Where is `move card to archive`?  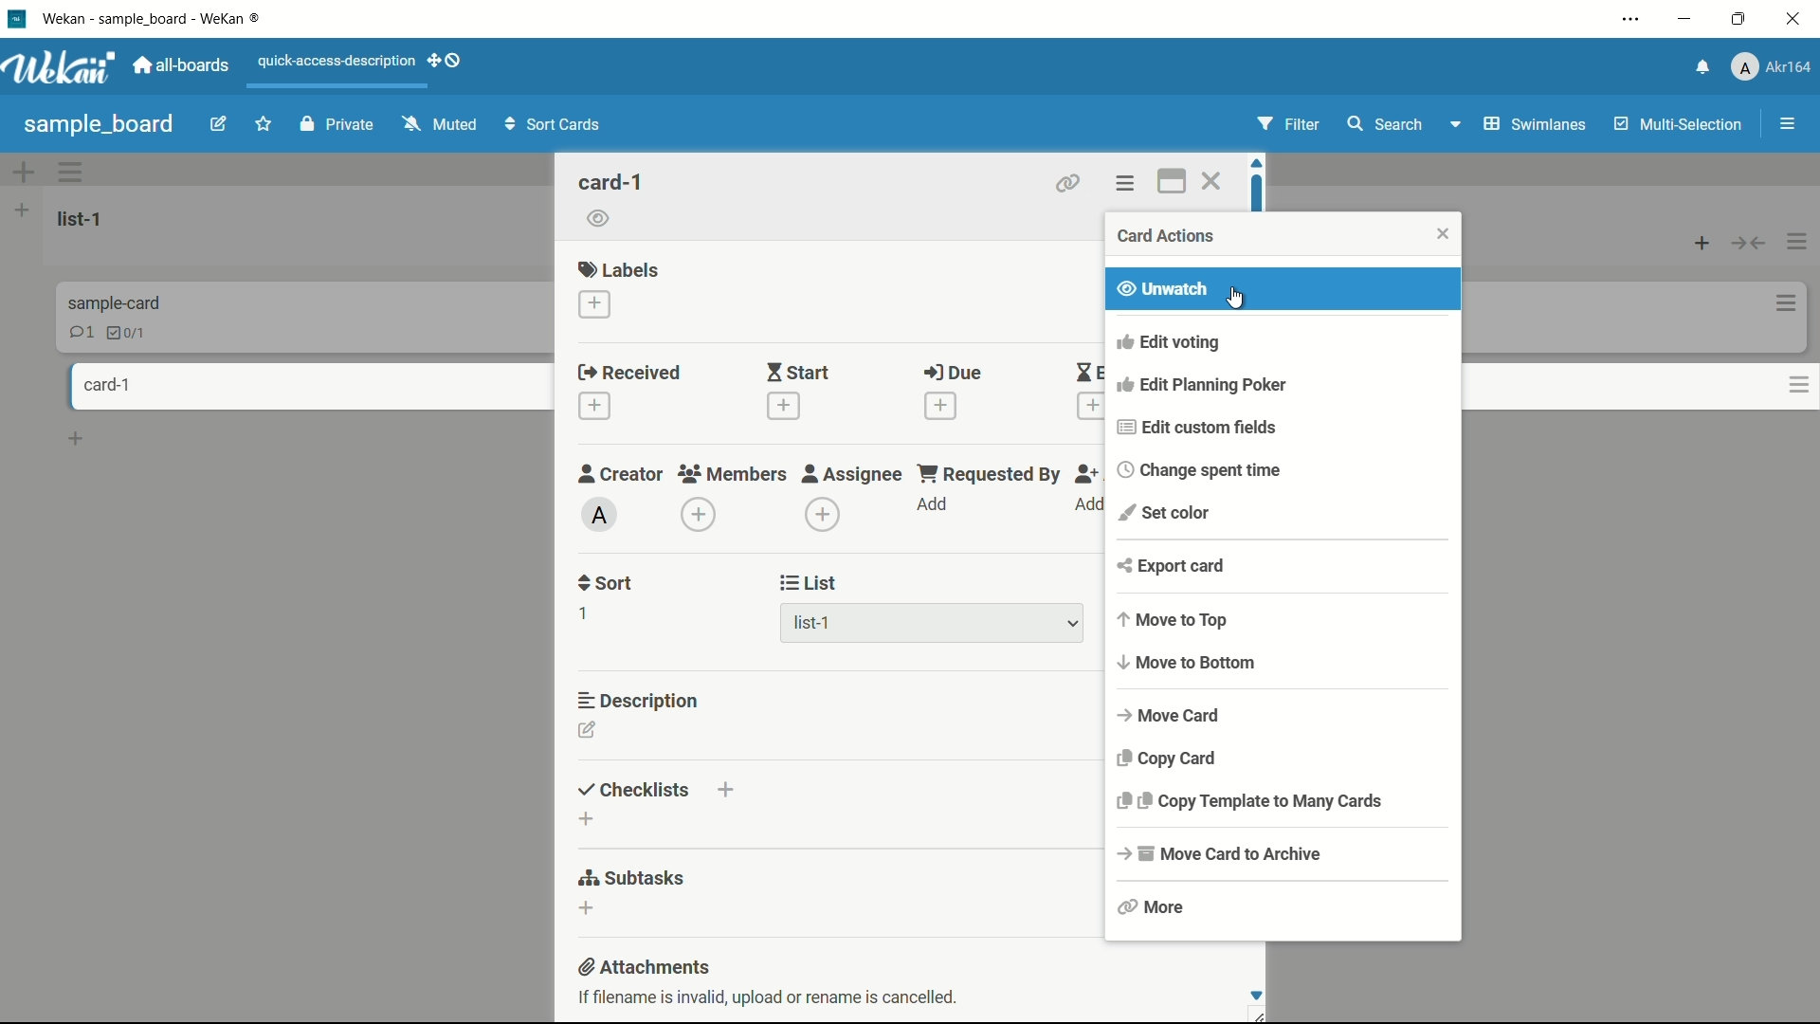 move card to archive is located at coordinates (1219, 854).